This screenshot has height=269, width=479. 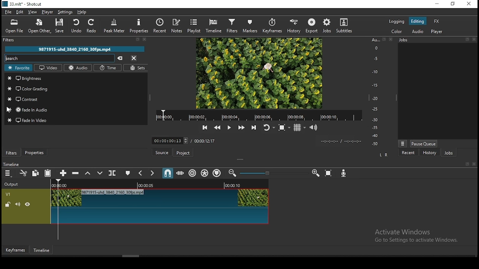 What do you see at coordinates (164, 152) in the screenshot?
I see `source` at bounding box center [164, 152].